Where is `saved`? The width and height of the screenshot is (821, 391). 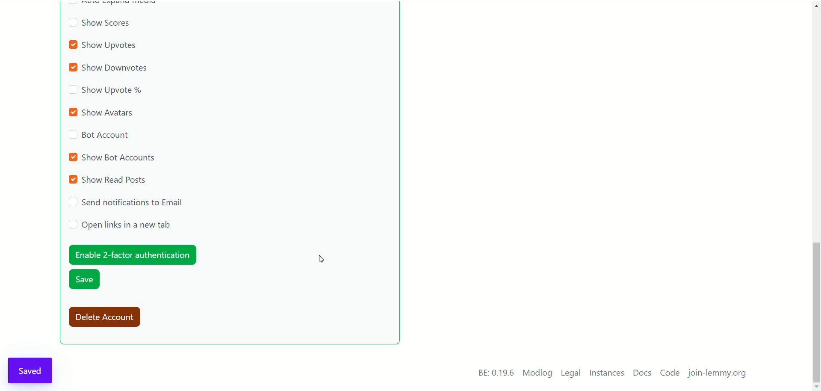
saved is located at coordinates (32, 369).